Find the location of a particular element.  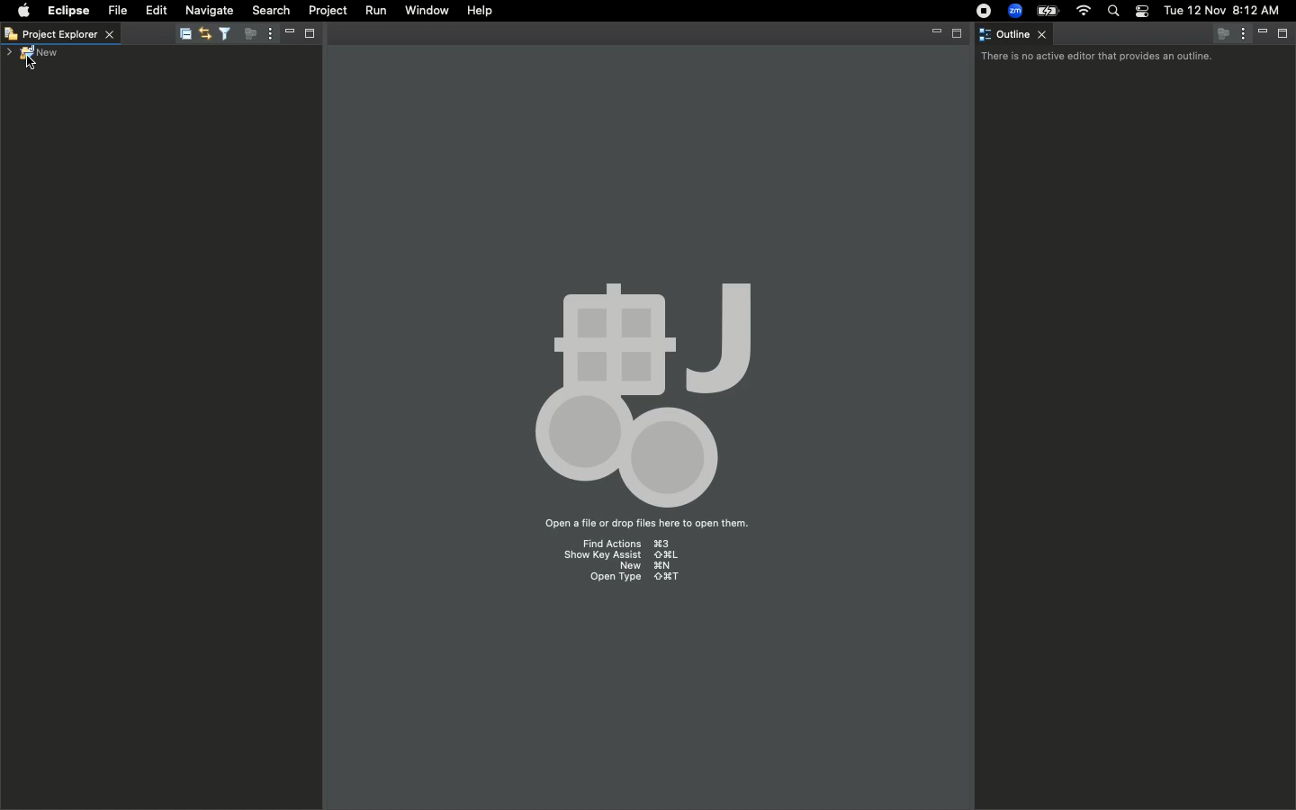

cursor is located at coordinates (31, 62).